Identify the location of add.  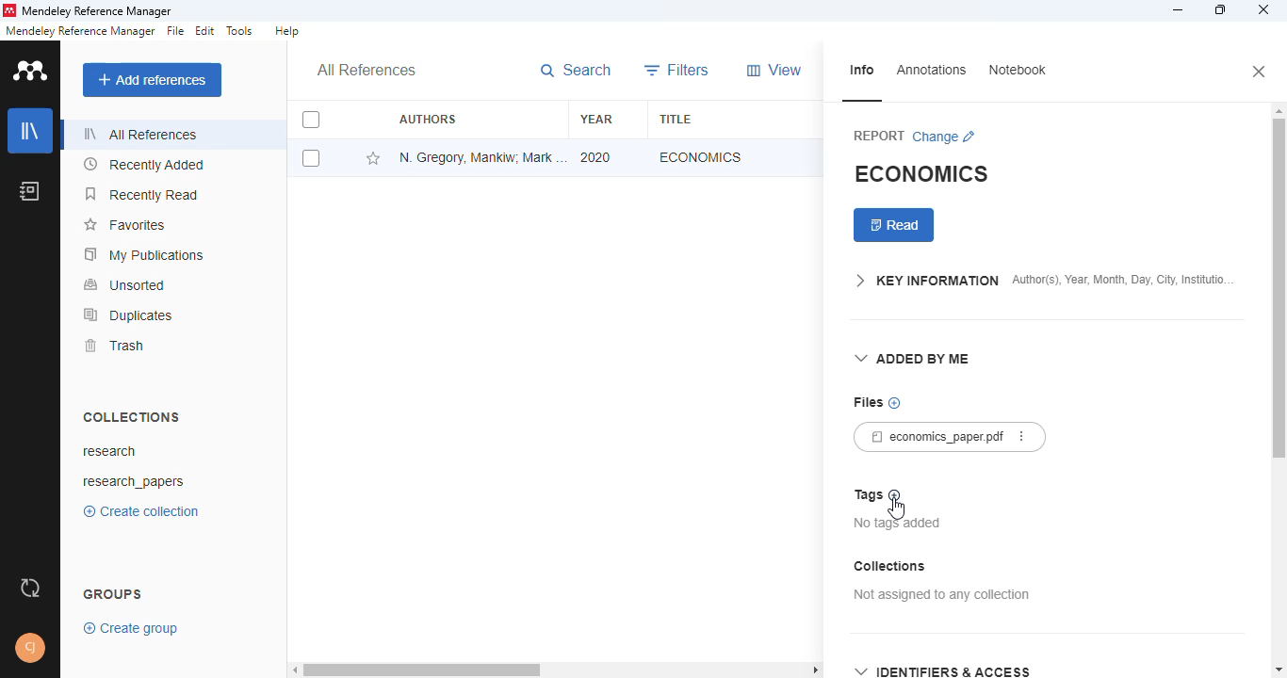
(895, 494).